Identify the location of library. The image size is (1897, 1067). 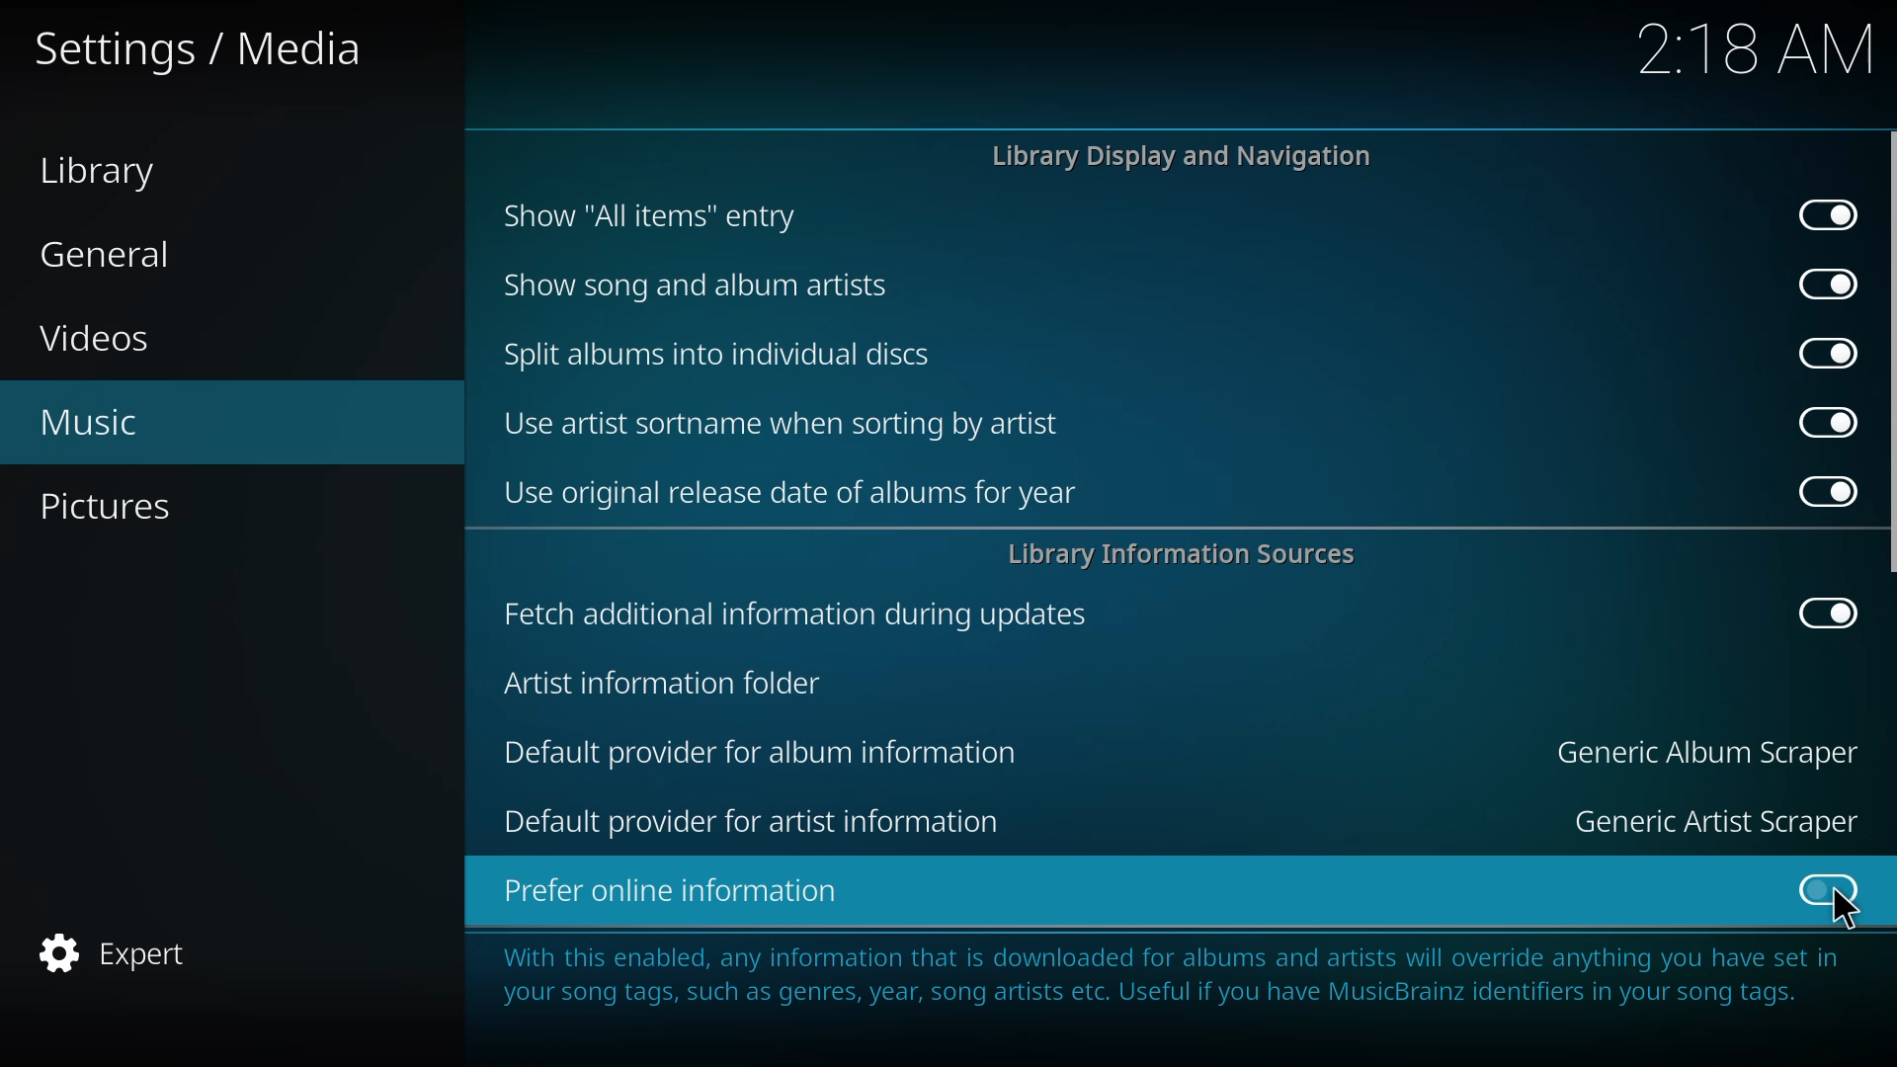
(109, 172).